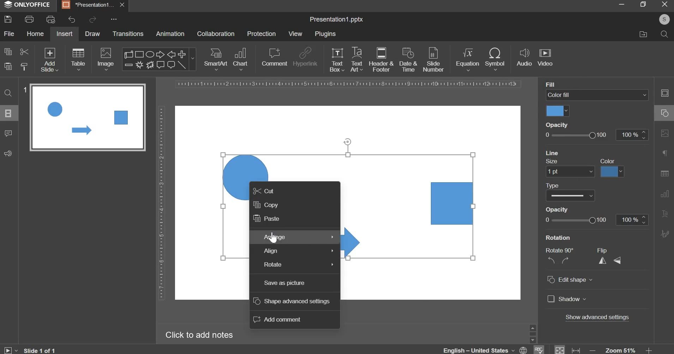 The width and height of the screenshot is (674, 354). What do you see at coordinates (665, 154) in the screenshot?
I see `paragraph setting` at bounding box center [665, 154].